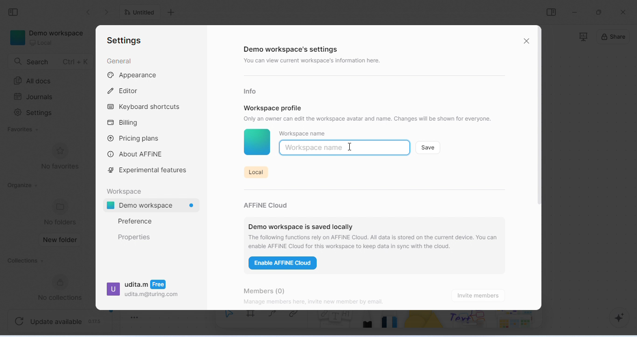 The image size is (637, 337). What do you see at coordinates (252, 91) in the screenshot?
I see `info` at bounding box center [252, 91].